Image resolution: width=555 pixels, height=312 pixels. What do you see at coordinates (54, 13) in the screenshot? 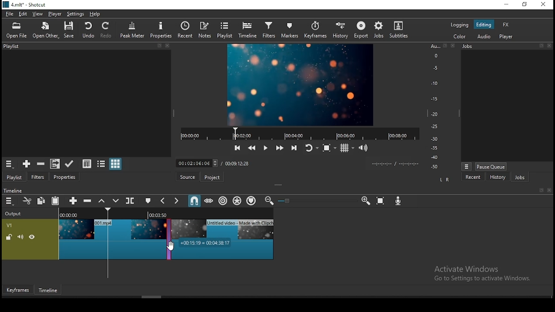
I see `player` at bounding box center [54, 13].